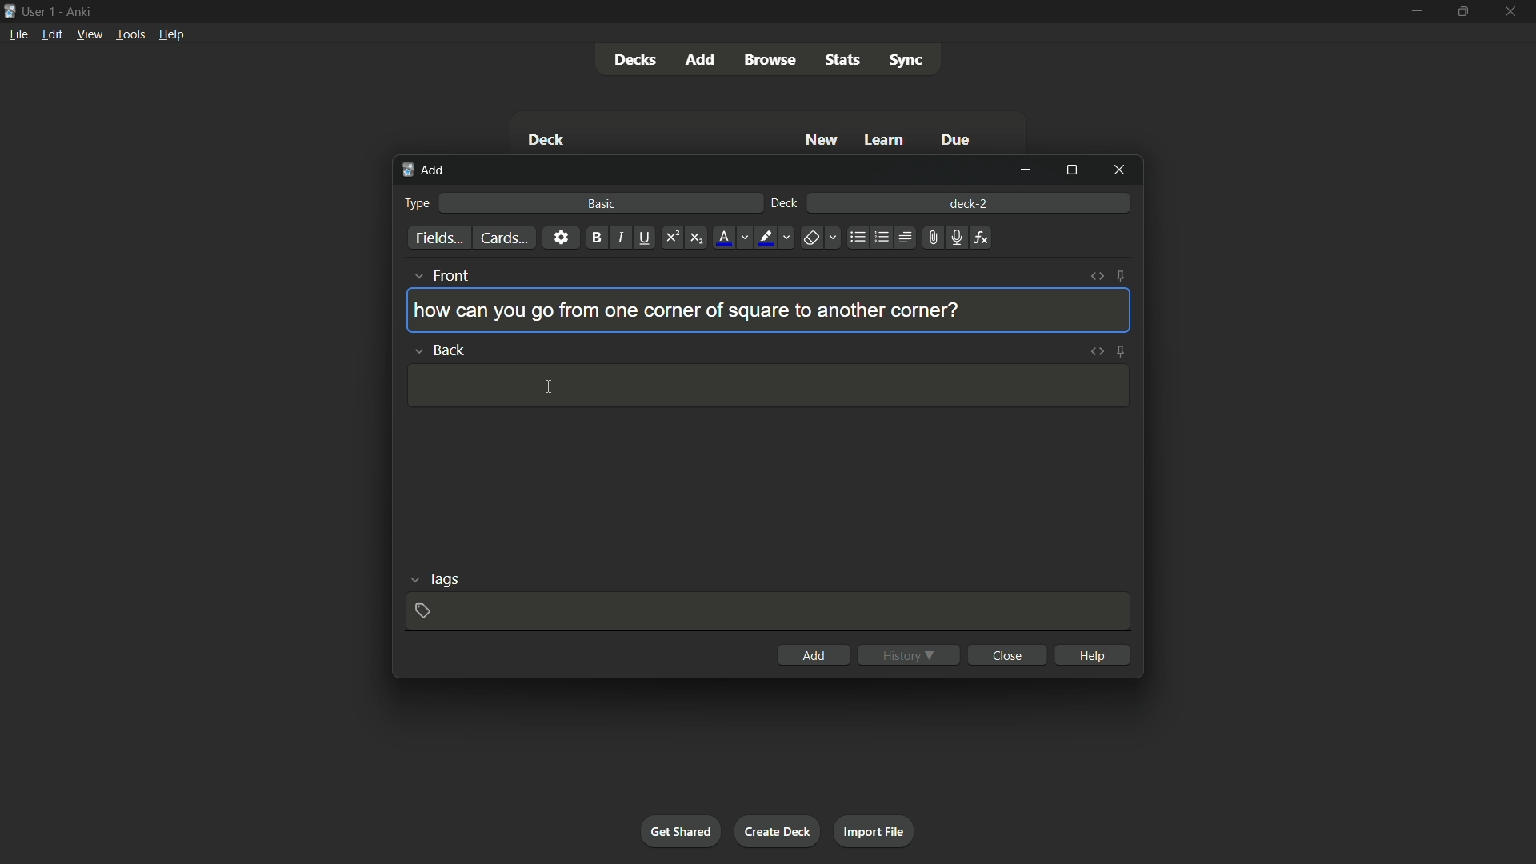  What do you see at coordinates (886, 140) in the screenshot?
I see `learn` at bounding box center [886, 140].